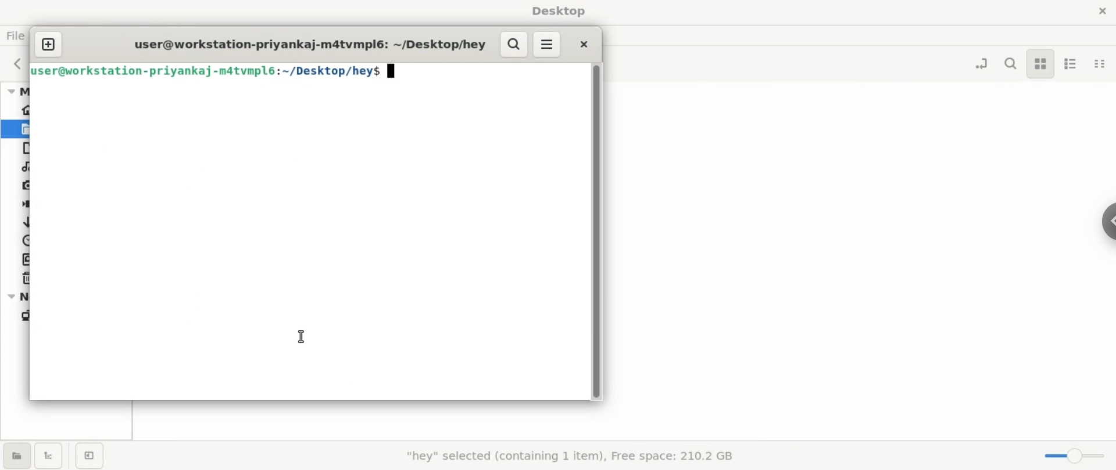 This screenshot has width=1116, height=470. I want to click on close, so click(1099, 9).